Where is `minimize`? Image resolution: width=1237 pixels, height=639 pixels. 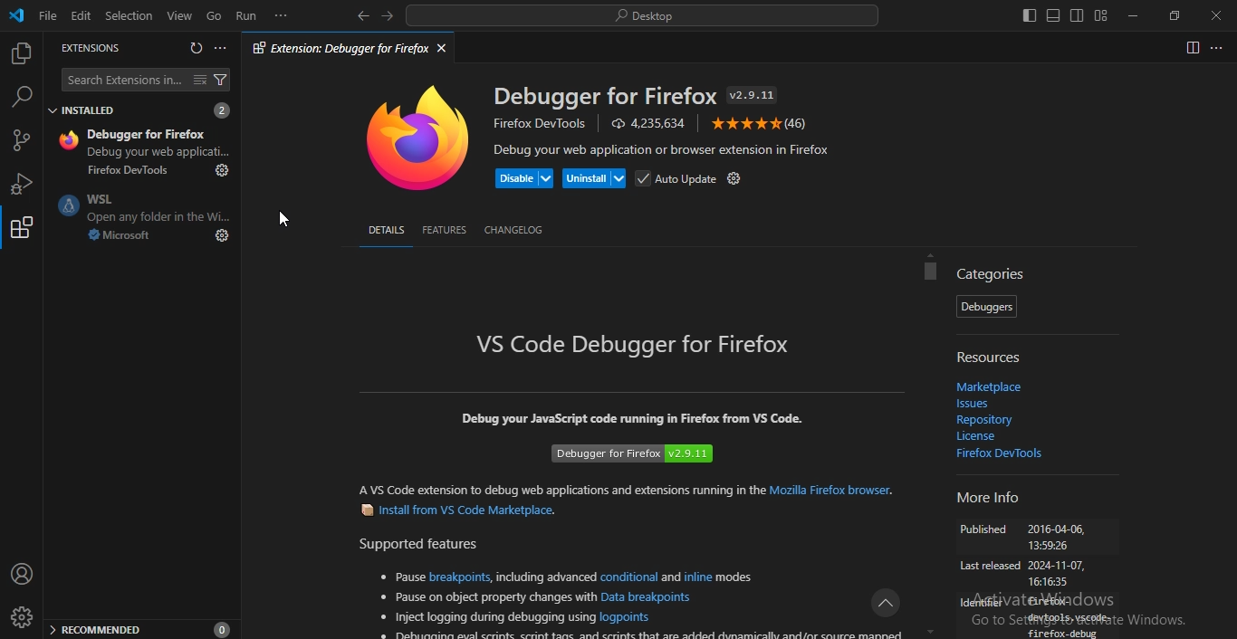
minimize is located at coordinates (1133, 17).